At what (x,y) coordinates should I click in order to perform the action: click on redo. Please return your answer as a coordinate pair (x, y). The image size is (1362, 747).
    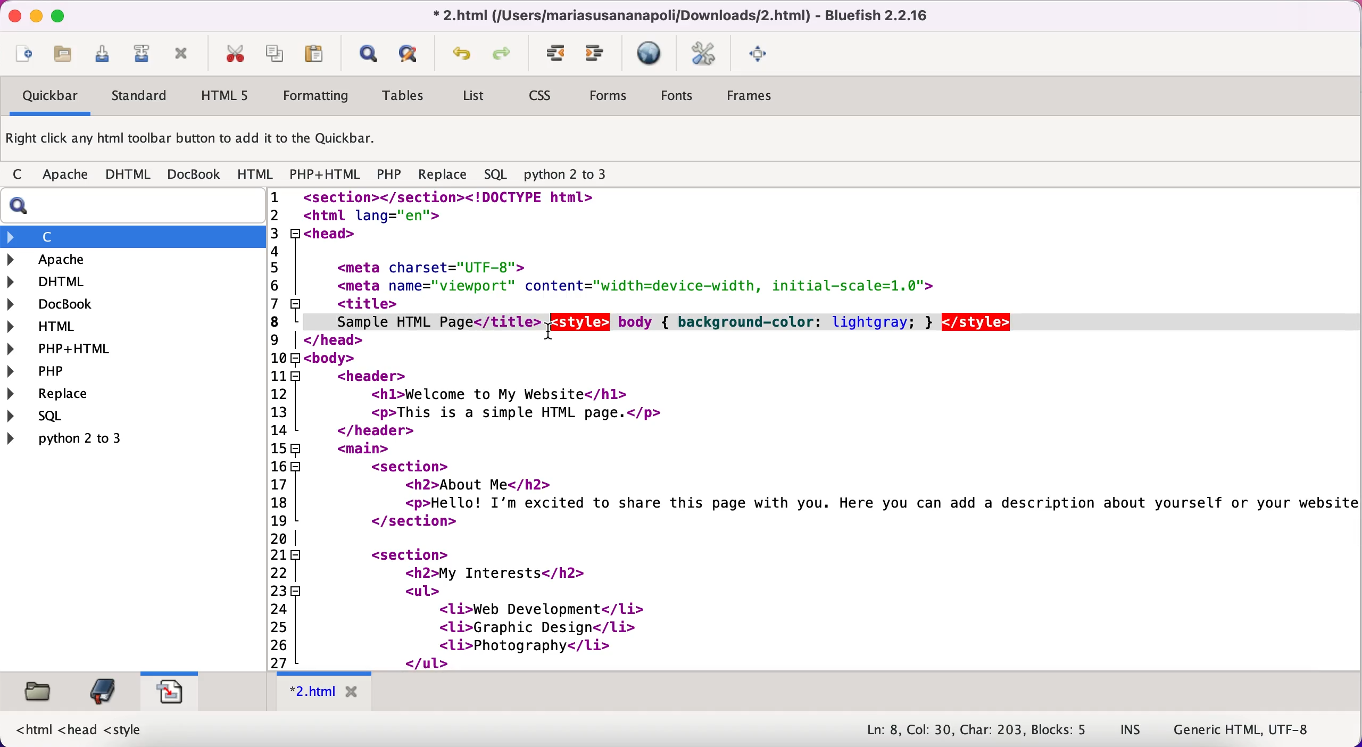
    Looking at the image, I should click on (505, 55).